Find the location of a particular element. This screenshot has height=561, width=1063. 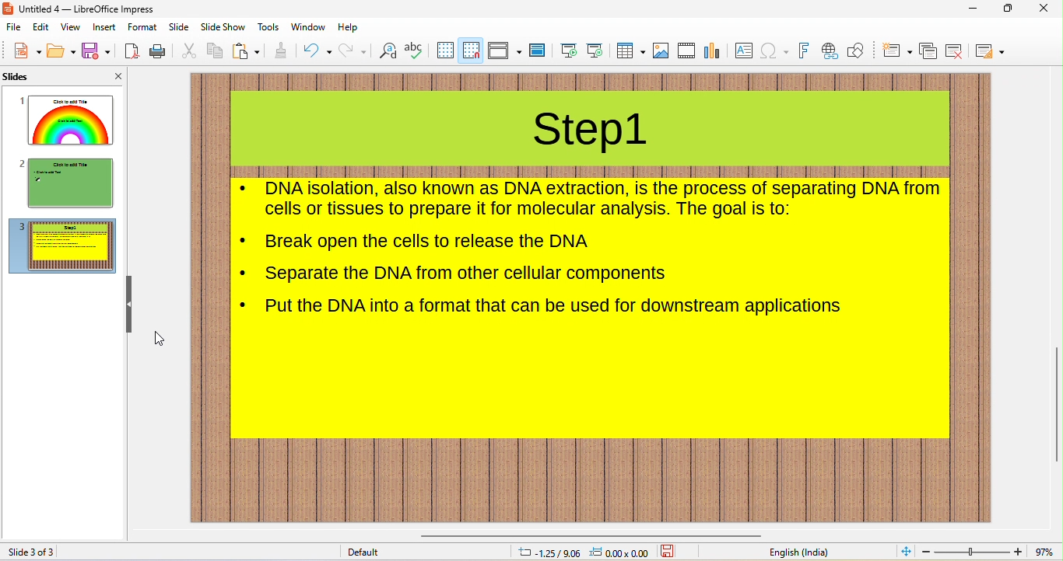

remove slide is located at coordinates (956, 51).